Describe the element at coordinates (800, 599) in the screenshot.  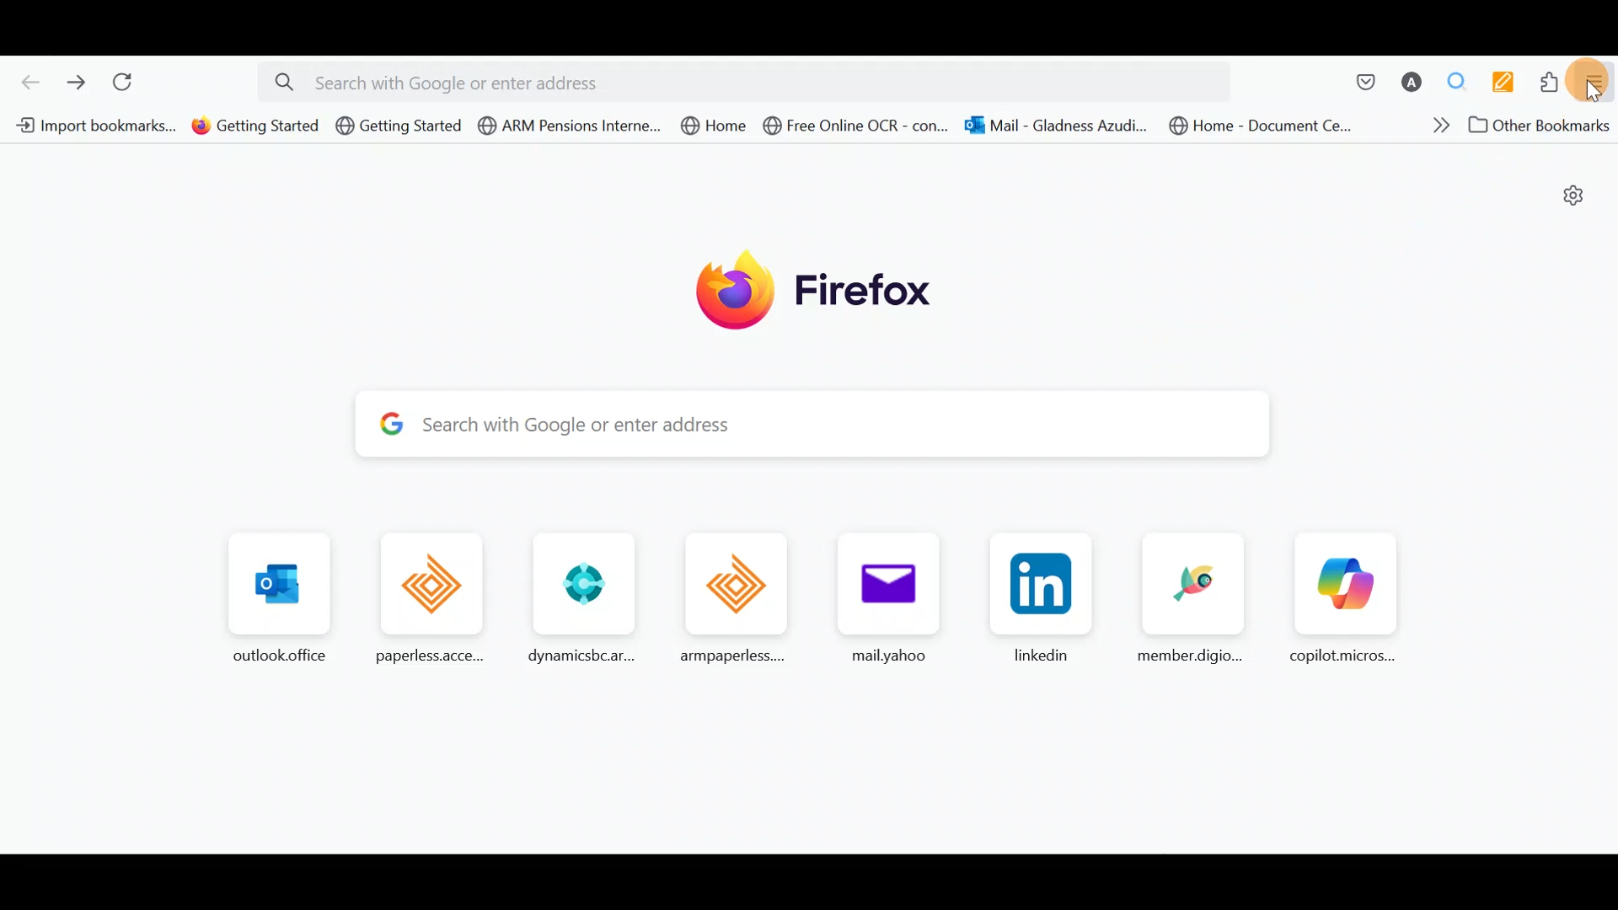
I see `Frequently browsed pages` at that location.